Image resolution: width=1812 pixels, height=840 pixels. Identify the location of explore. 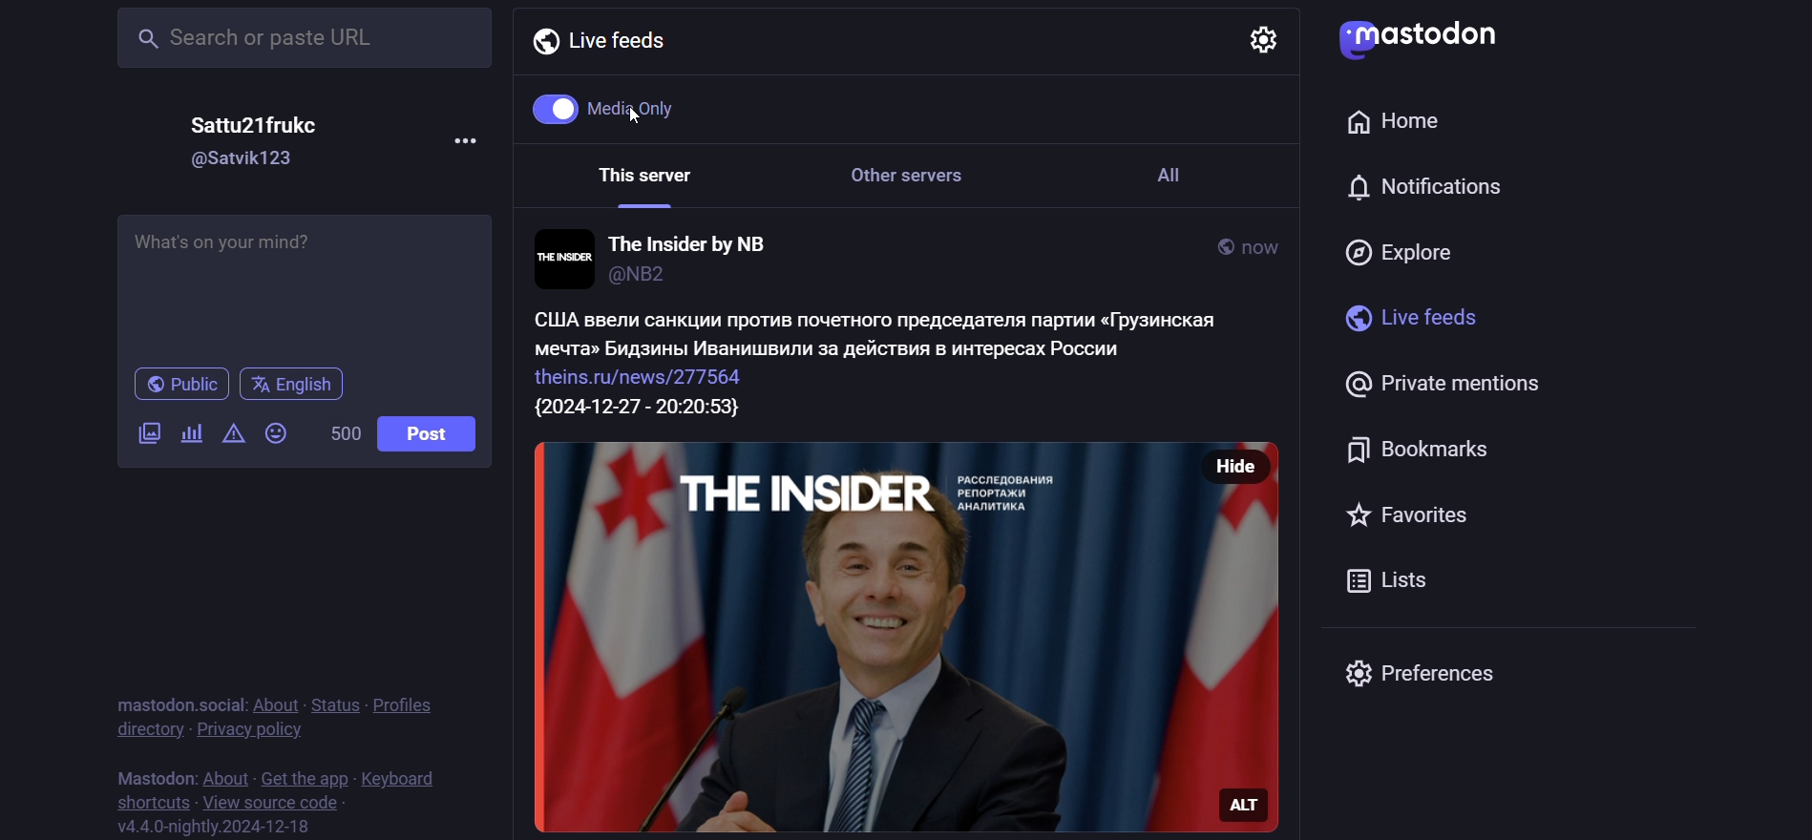
(1407, 247).